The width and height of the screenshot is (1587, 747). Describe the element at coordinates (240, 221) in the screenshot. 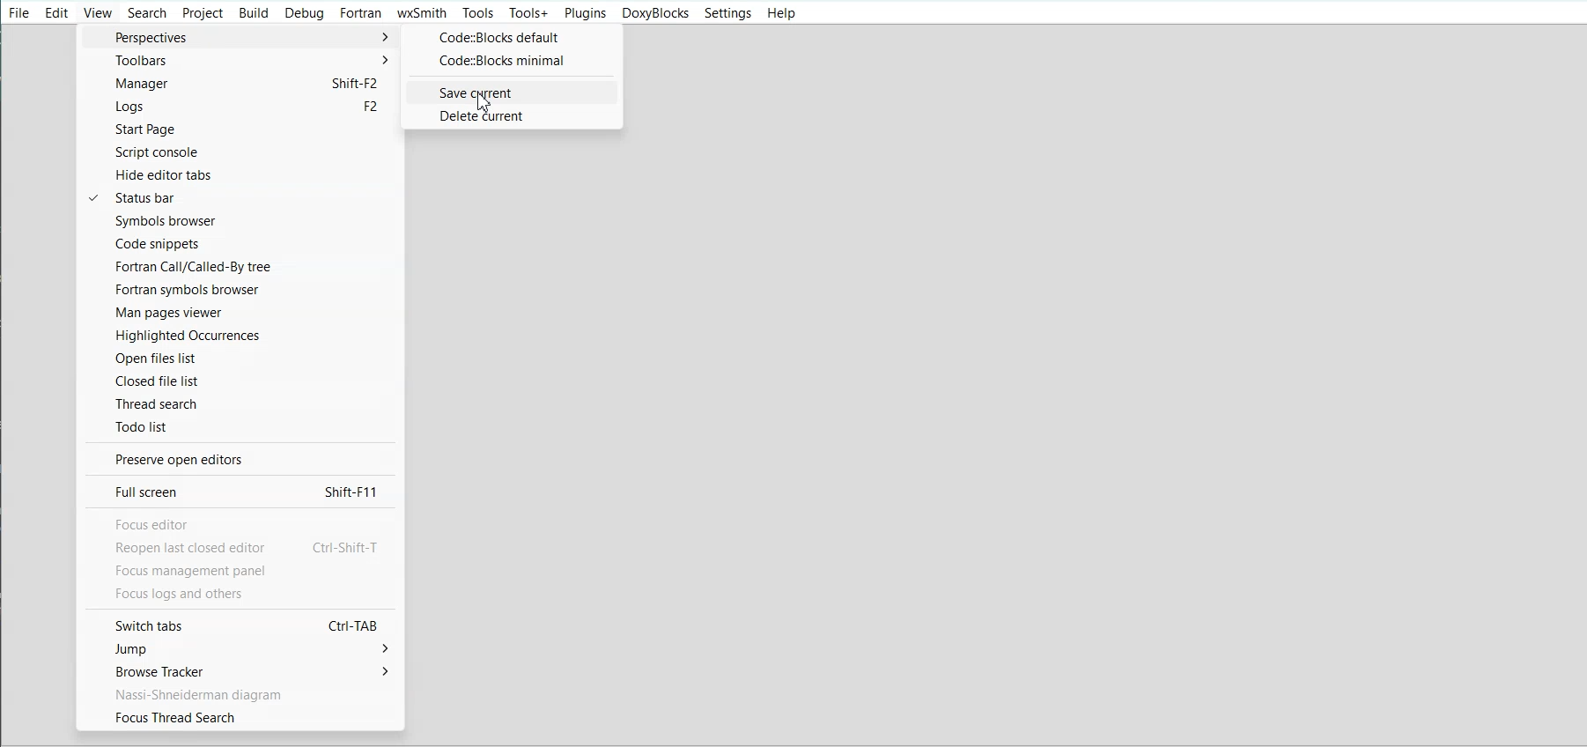

I see `Symbol browser` at that location.